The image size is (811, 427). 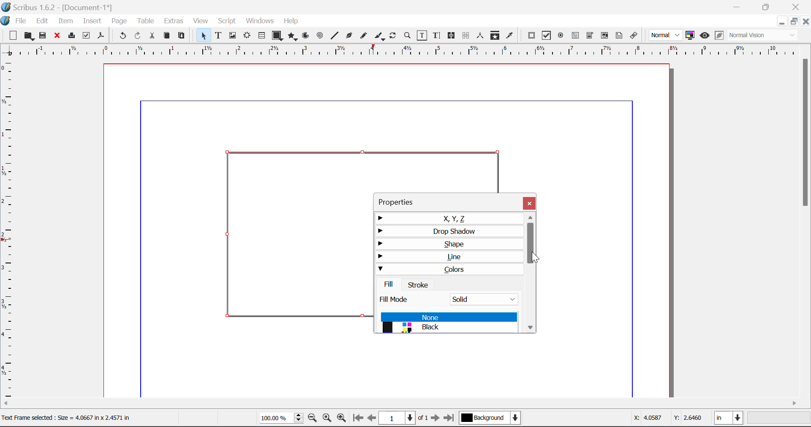 What do you see at coordinates (348, 36) in the screenshot?
I see `Bezier Curve` at bounding box center [348, 36].